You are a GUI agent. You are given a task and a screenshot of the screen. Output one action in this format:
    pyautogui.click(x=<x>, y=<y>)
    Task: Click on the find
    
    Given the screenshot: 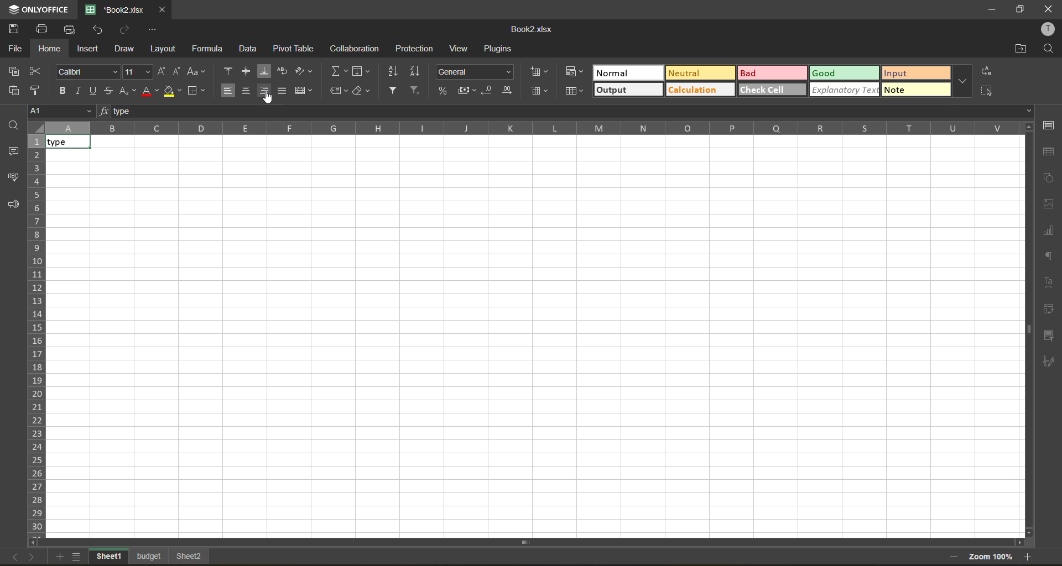 What is the action you would take?
    pyautogui.click(x=1048, y=49)
    